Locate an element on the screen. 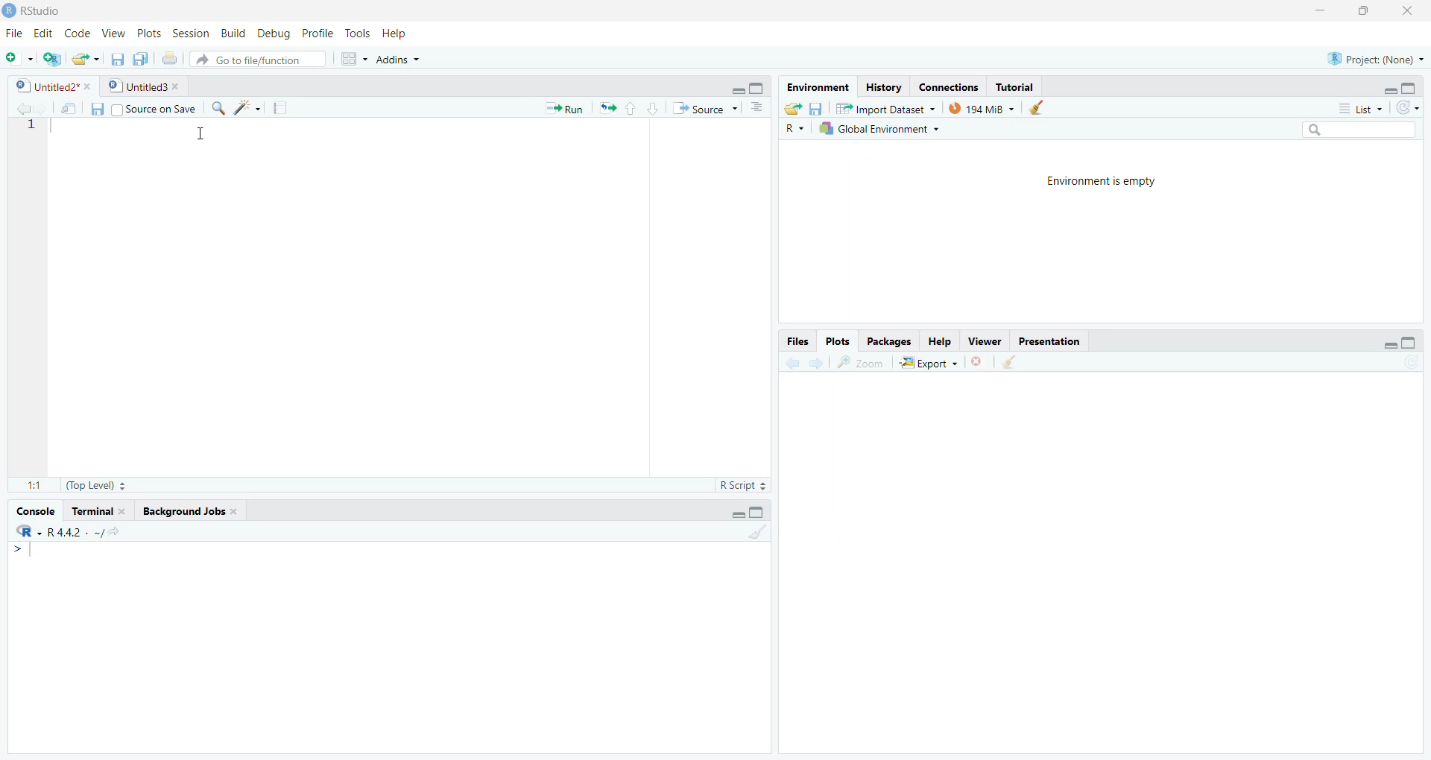 The width and height of the screenshot is (1431, 760). Minimize is located at coordinates (735, 514).